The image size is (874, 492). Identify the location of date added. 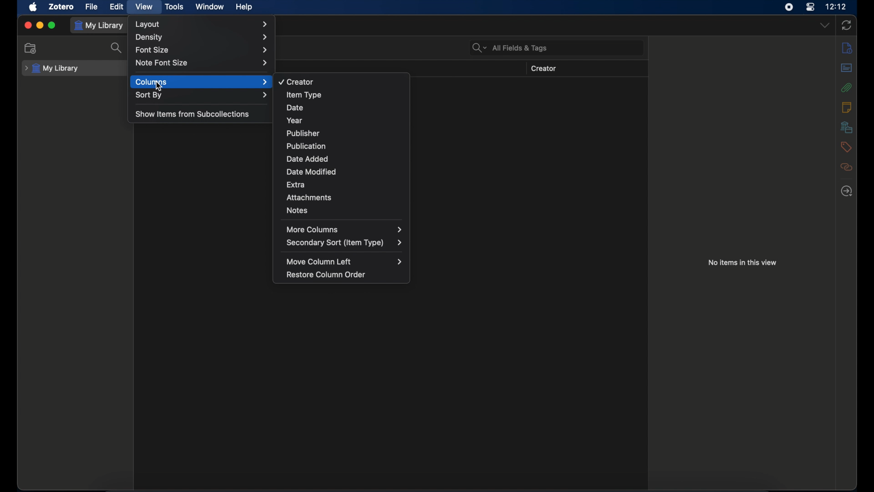
(308, 159).